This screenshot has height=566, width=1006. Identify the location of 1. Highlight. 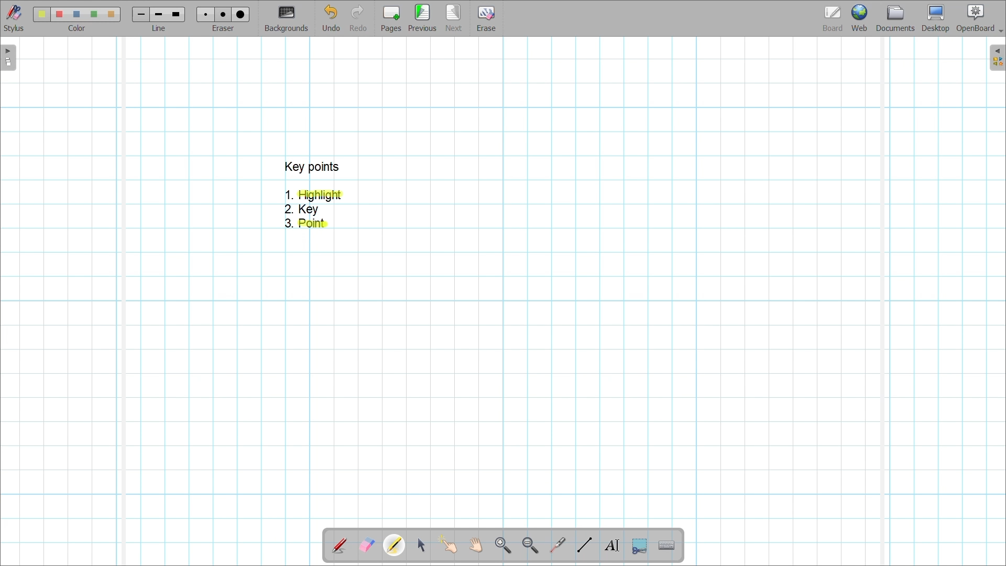
(315, 195).